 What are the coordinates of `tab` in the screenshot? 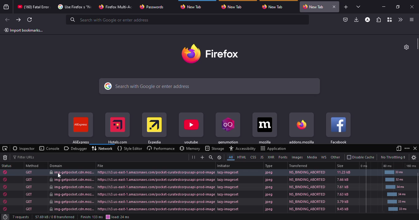 It's located at (75, 6).